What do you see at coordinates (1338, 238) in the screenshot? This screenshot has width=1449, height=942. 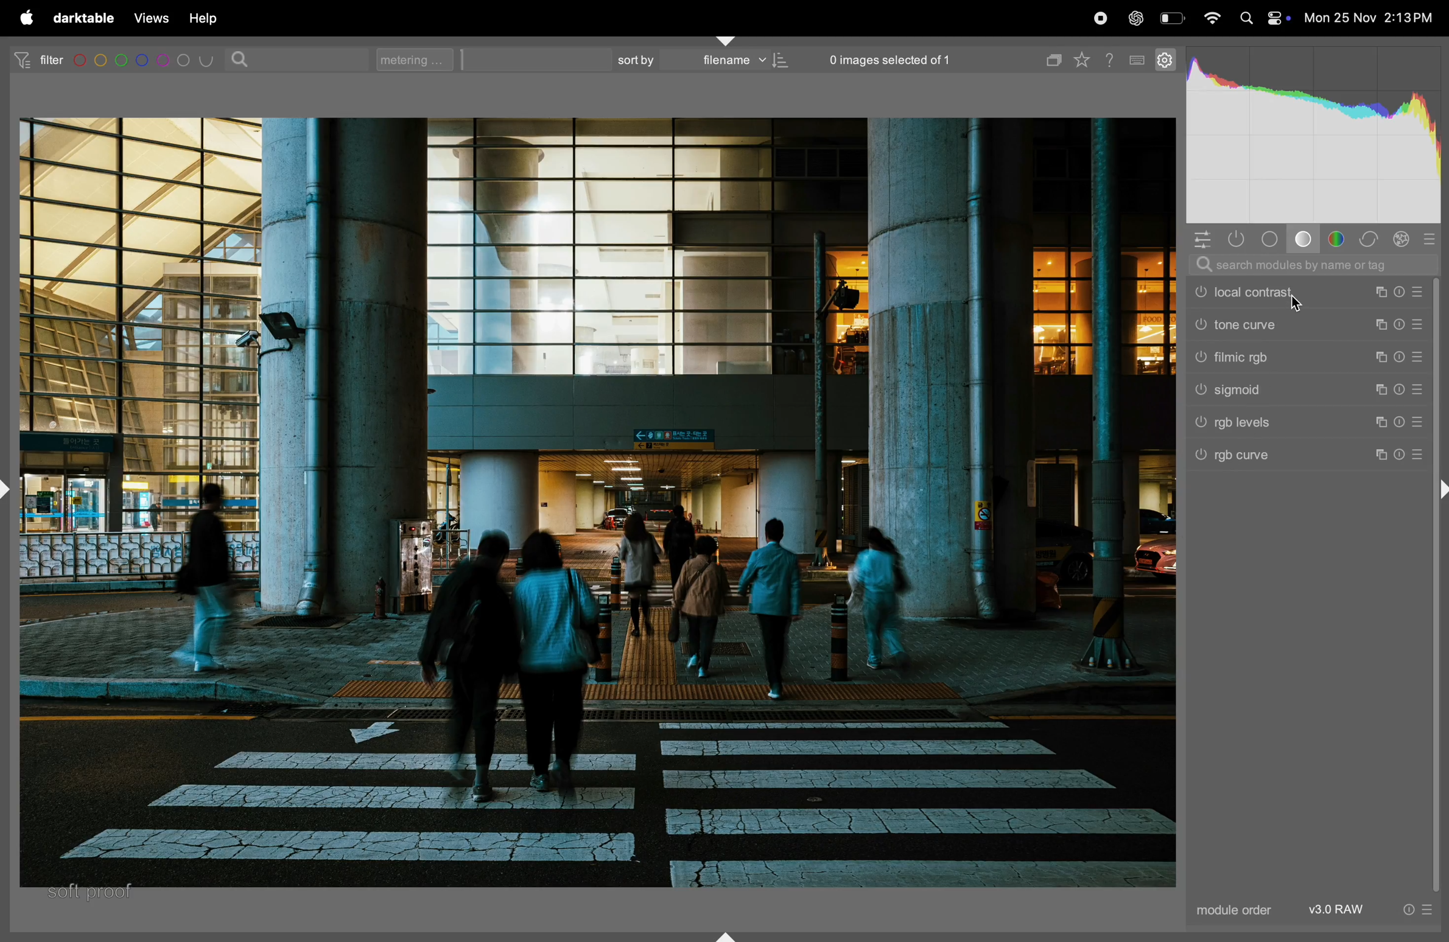 I see `colors` at bounding box center [1338, 238].